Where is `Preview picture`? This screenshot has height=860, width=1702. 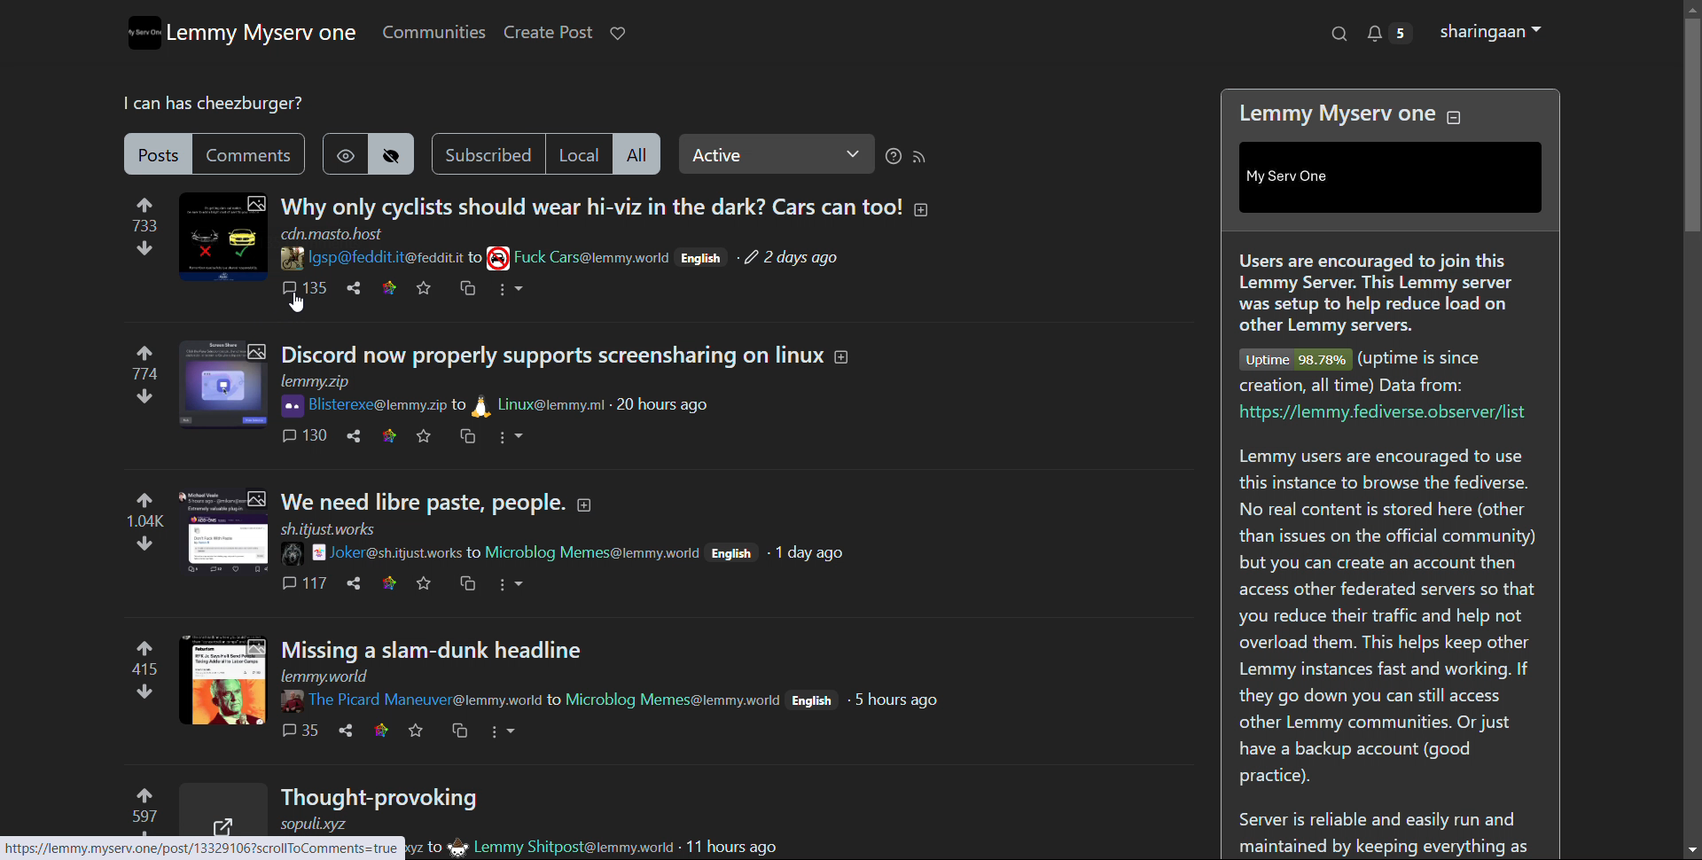 Preview picture is located at coordinates (223, 807).